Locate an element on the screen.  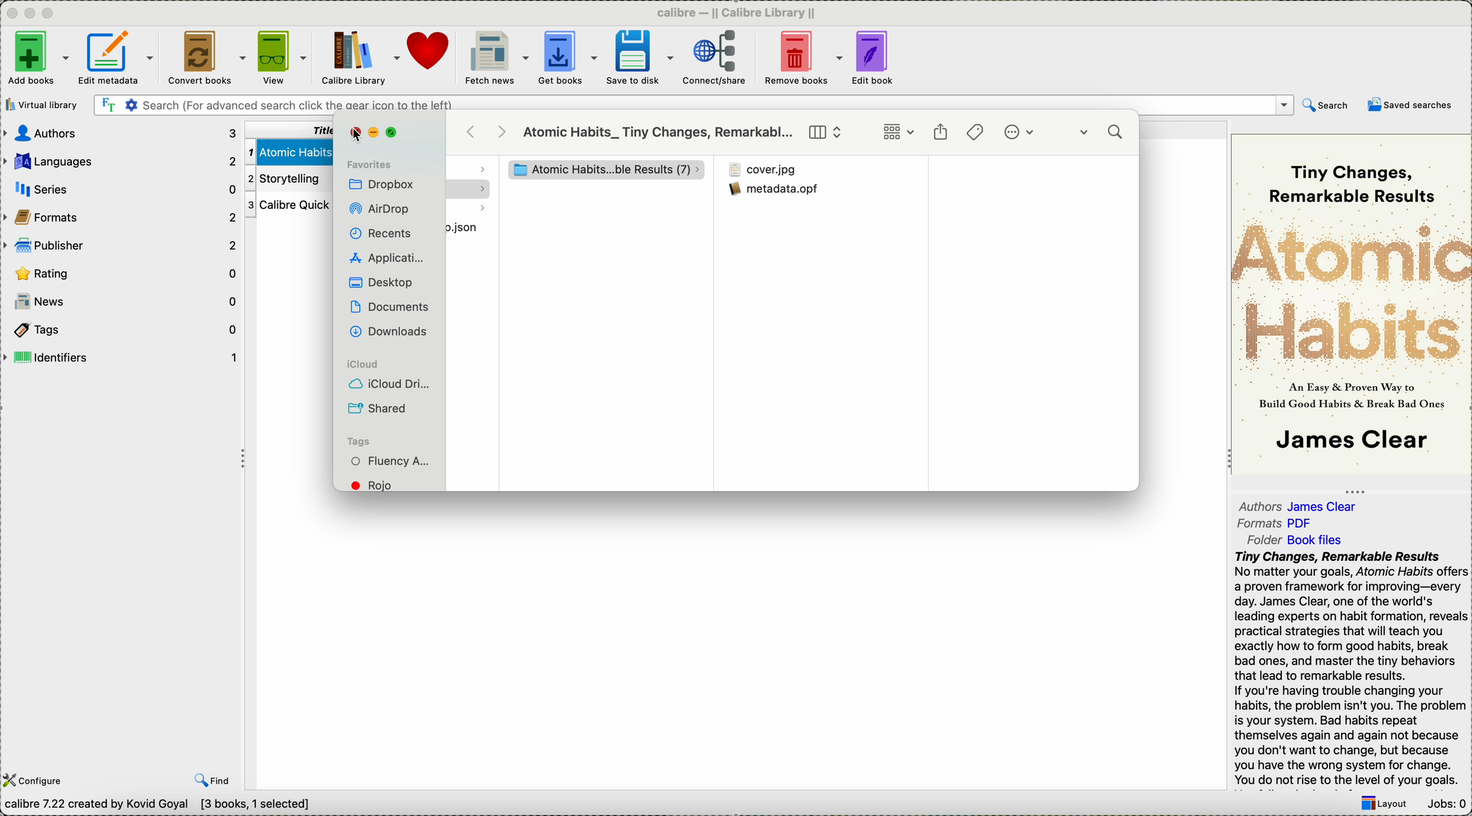
column list is located at coordinates (826, 132).